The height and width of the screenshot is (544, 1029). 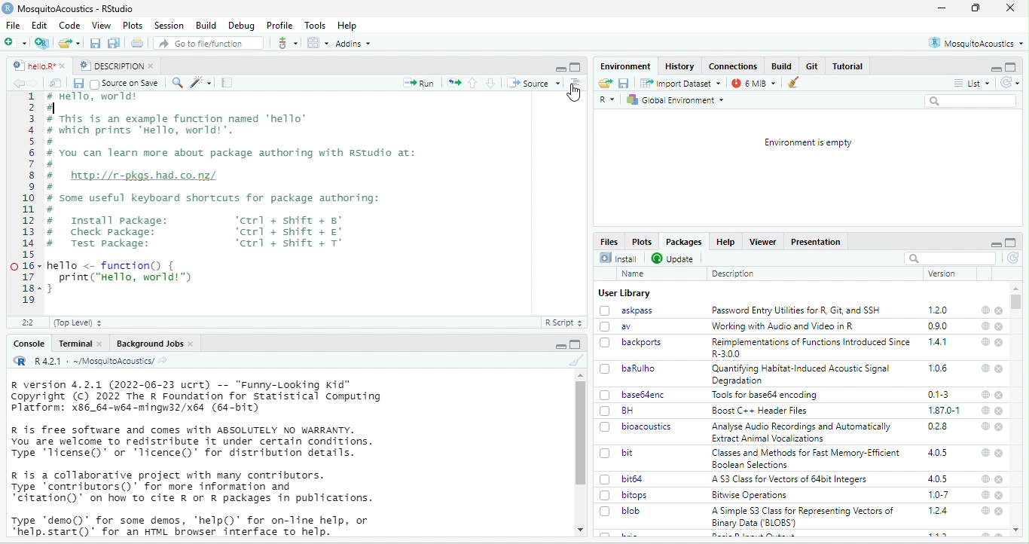 I want to click on 7 MiB, so click(x=753, y=83).